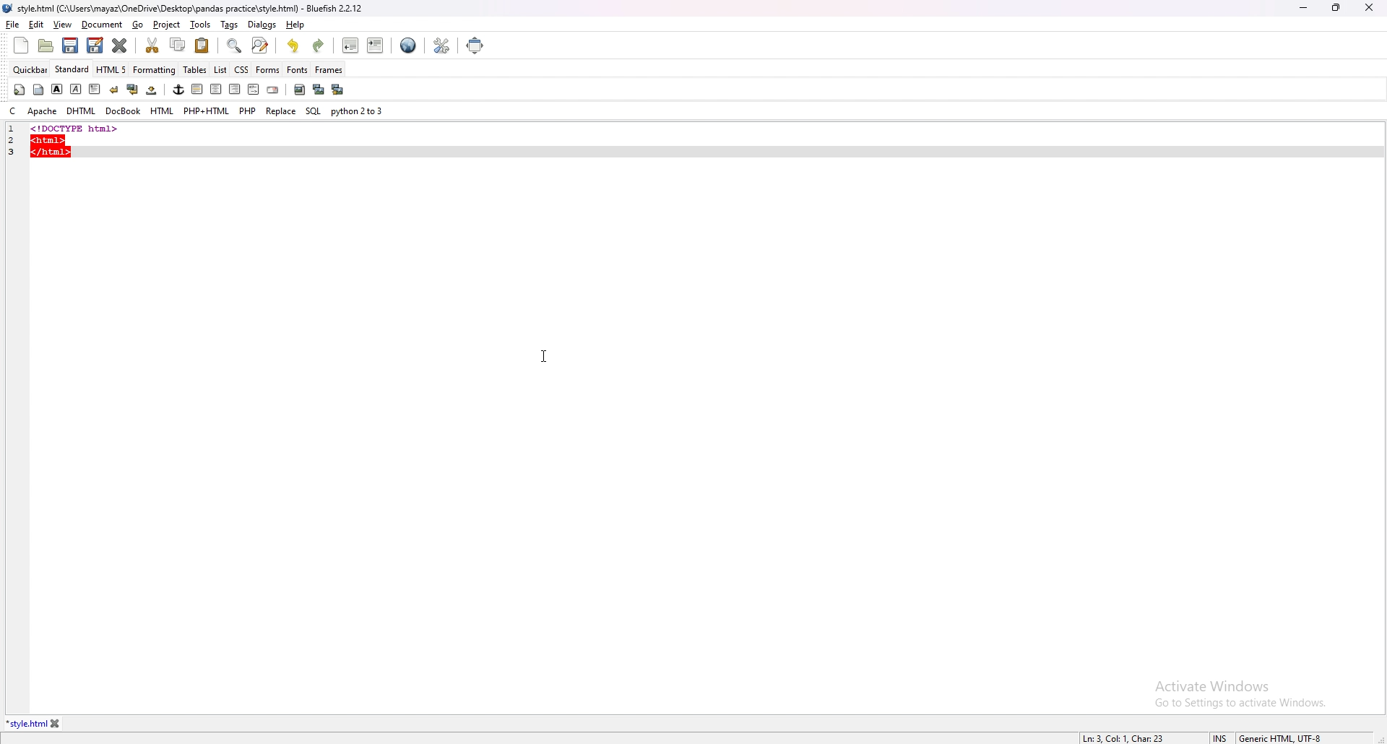 The height and width of the screenshot is (744, 1387). What do you see at coordinates (201, 25) in the screenshot?
I see `tools` at bounding box center [201, 25].